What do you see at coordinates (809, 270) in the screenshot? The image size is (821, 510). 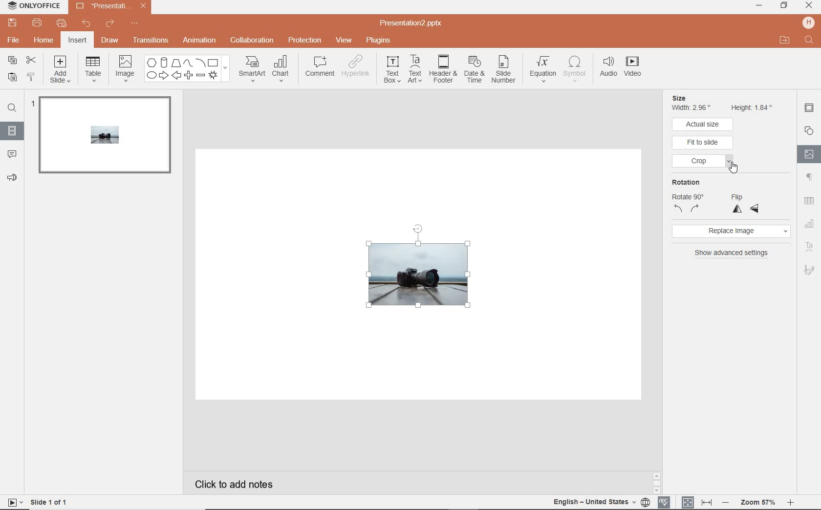 I see `signature` at bounding box center [809, 270].